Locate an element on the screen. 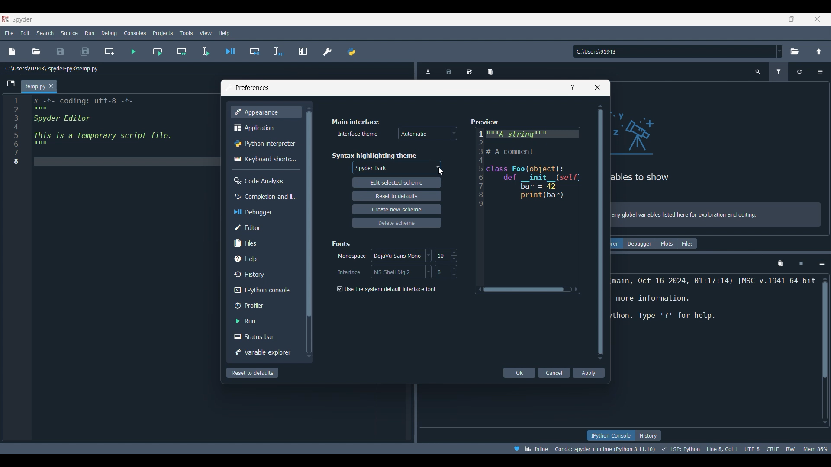 Image resolution: width=831 pixels, height=467 pixels. Run current cell and go to the next one is located at coordinates (182, 51).